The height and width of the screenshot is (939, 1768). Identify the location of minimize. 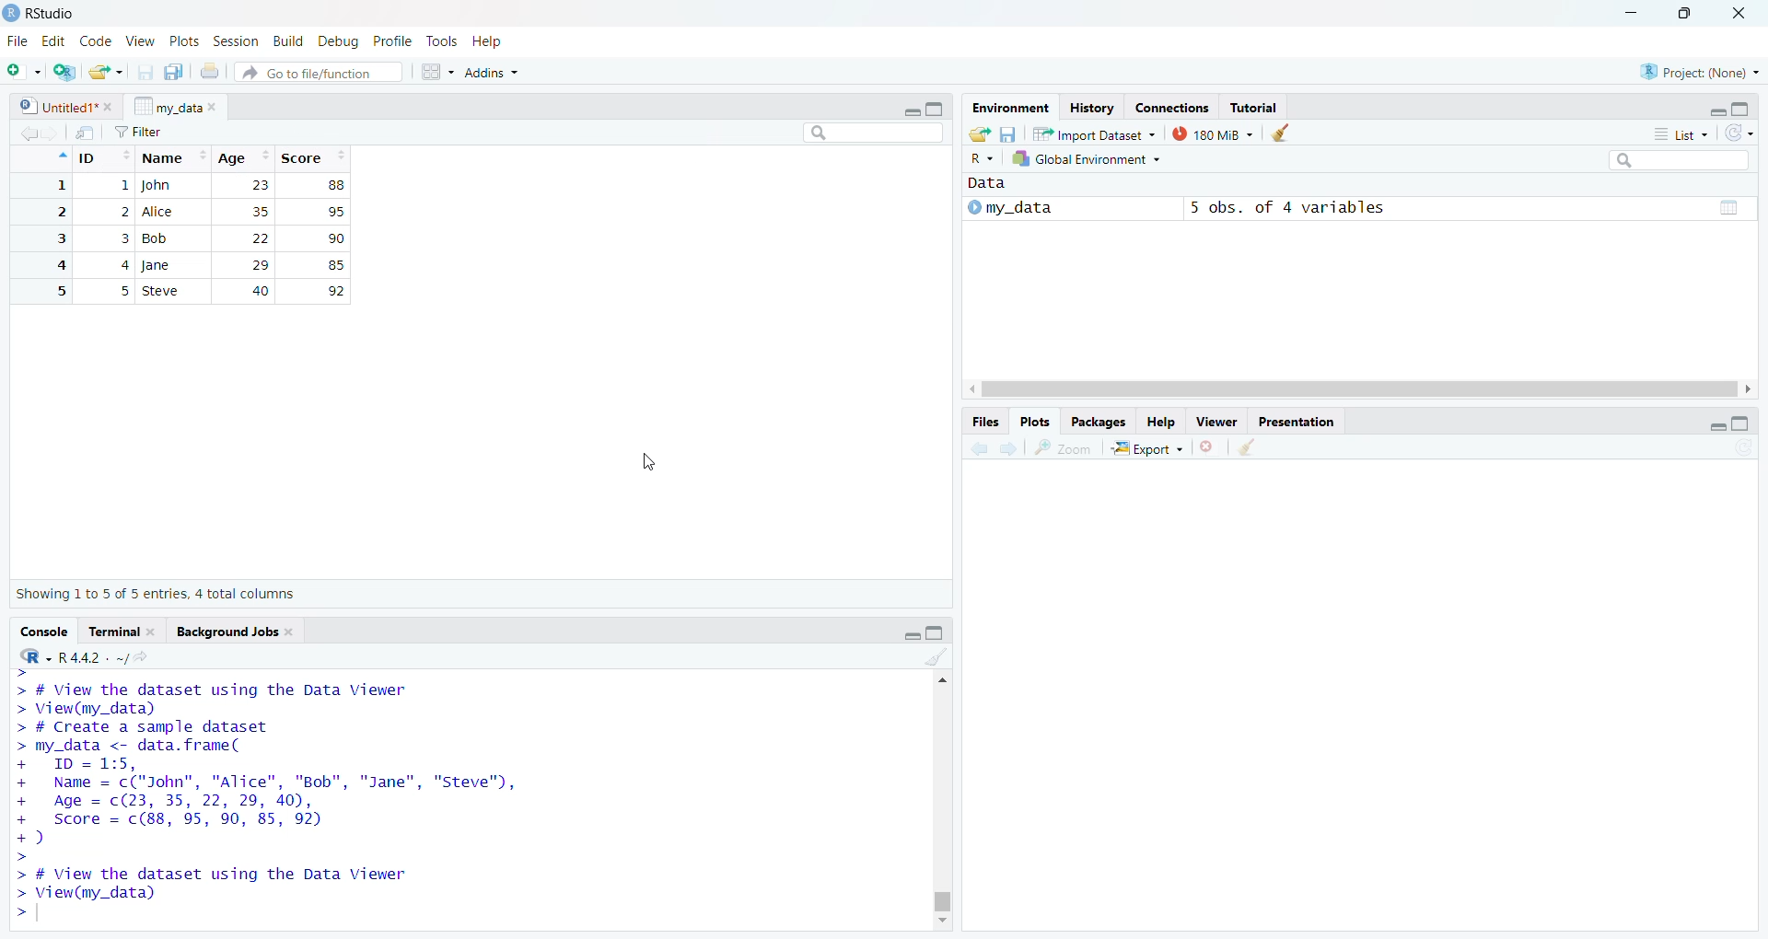
(1717, 426).